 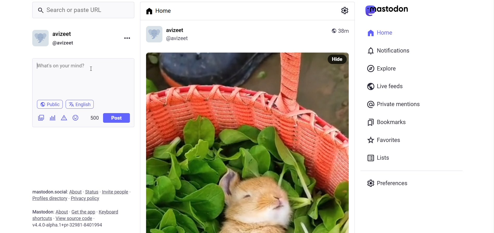 I want to click on Status, so click(x=92, y=192).